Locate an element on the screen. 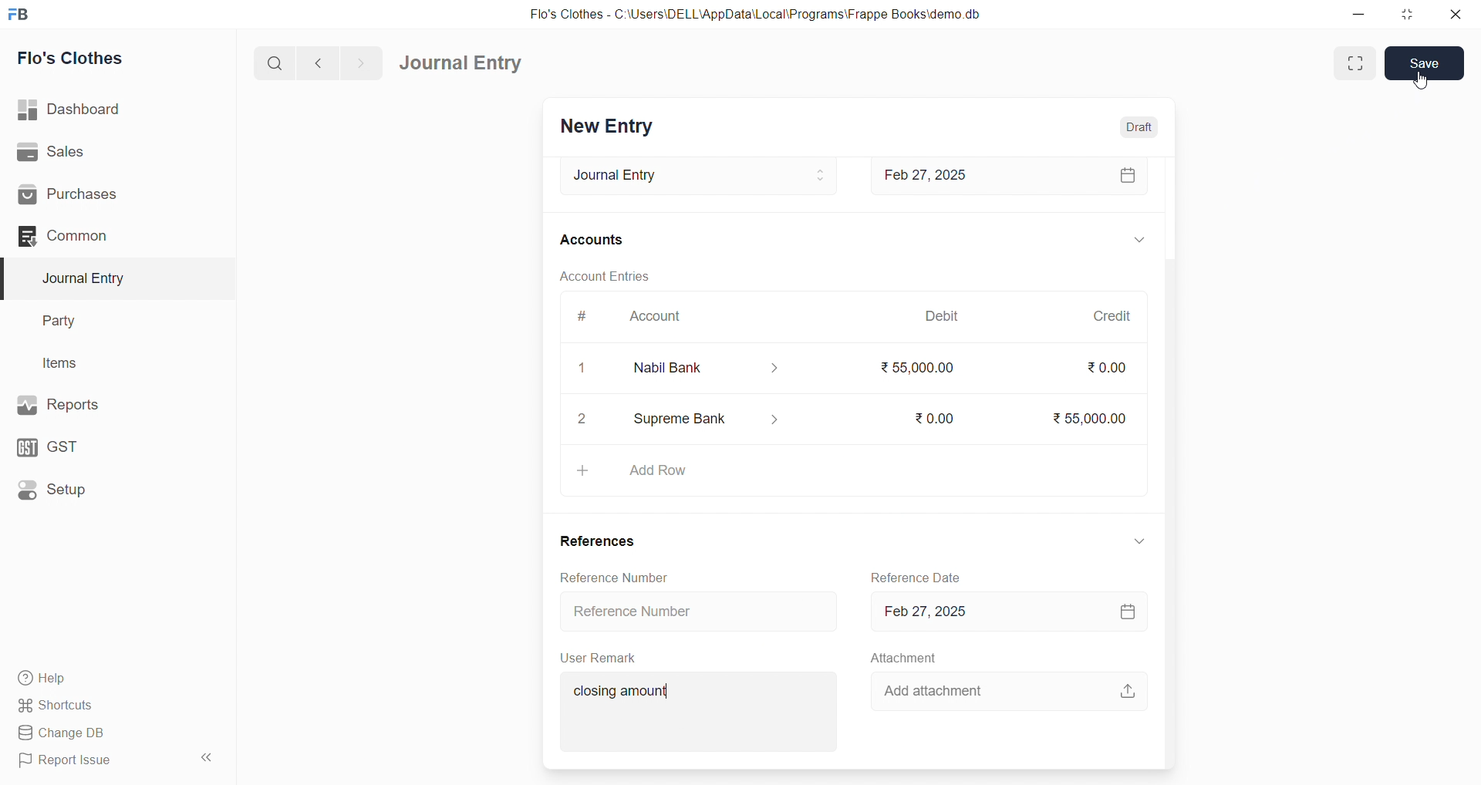  | Dashboard is located at coordinates (84, 110).